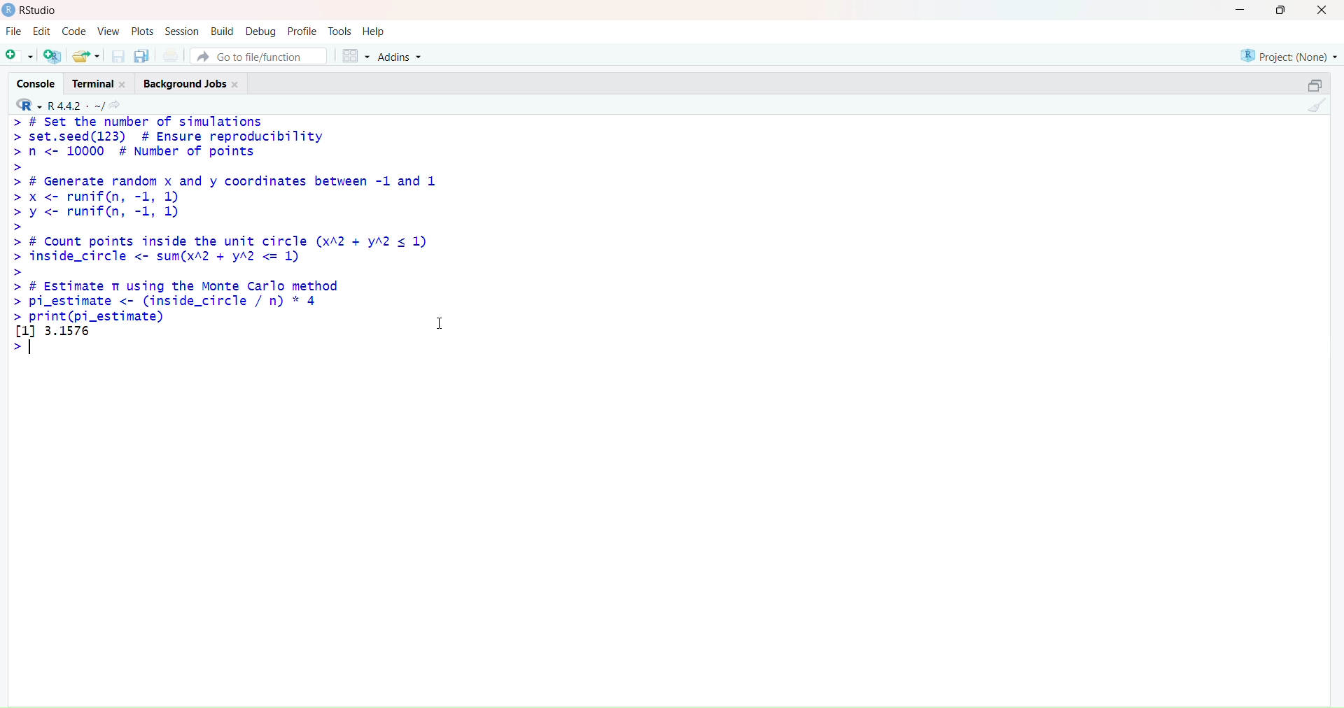 The height and width of the screenshot is (708, 1344). What do you see at coordinates (358, 56) in the screenshot?
I see `Workspace panes` at bounding box center [358, 56].